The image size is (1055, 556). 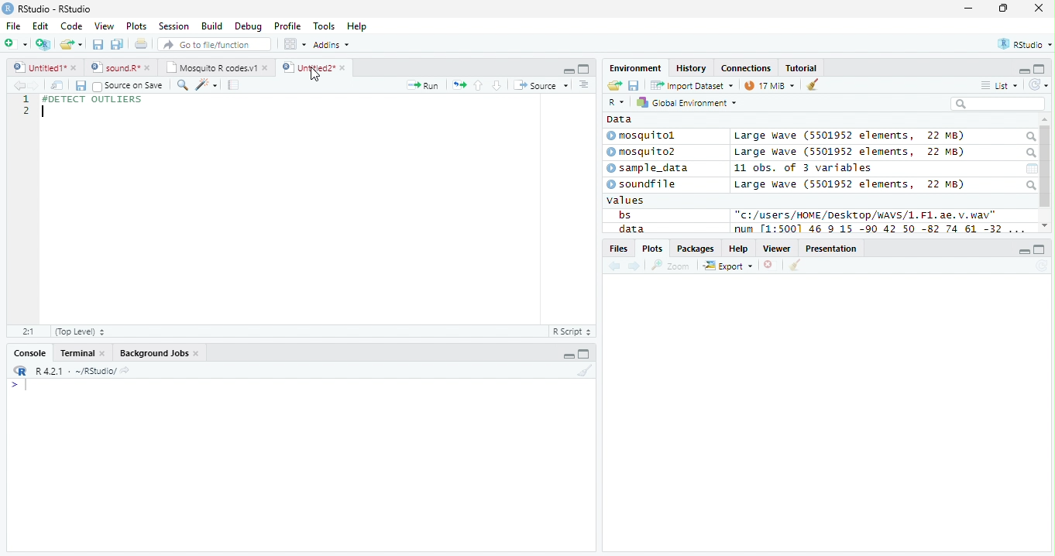 I want to click on Help, so click(x=359, y=26).